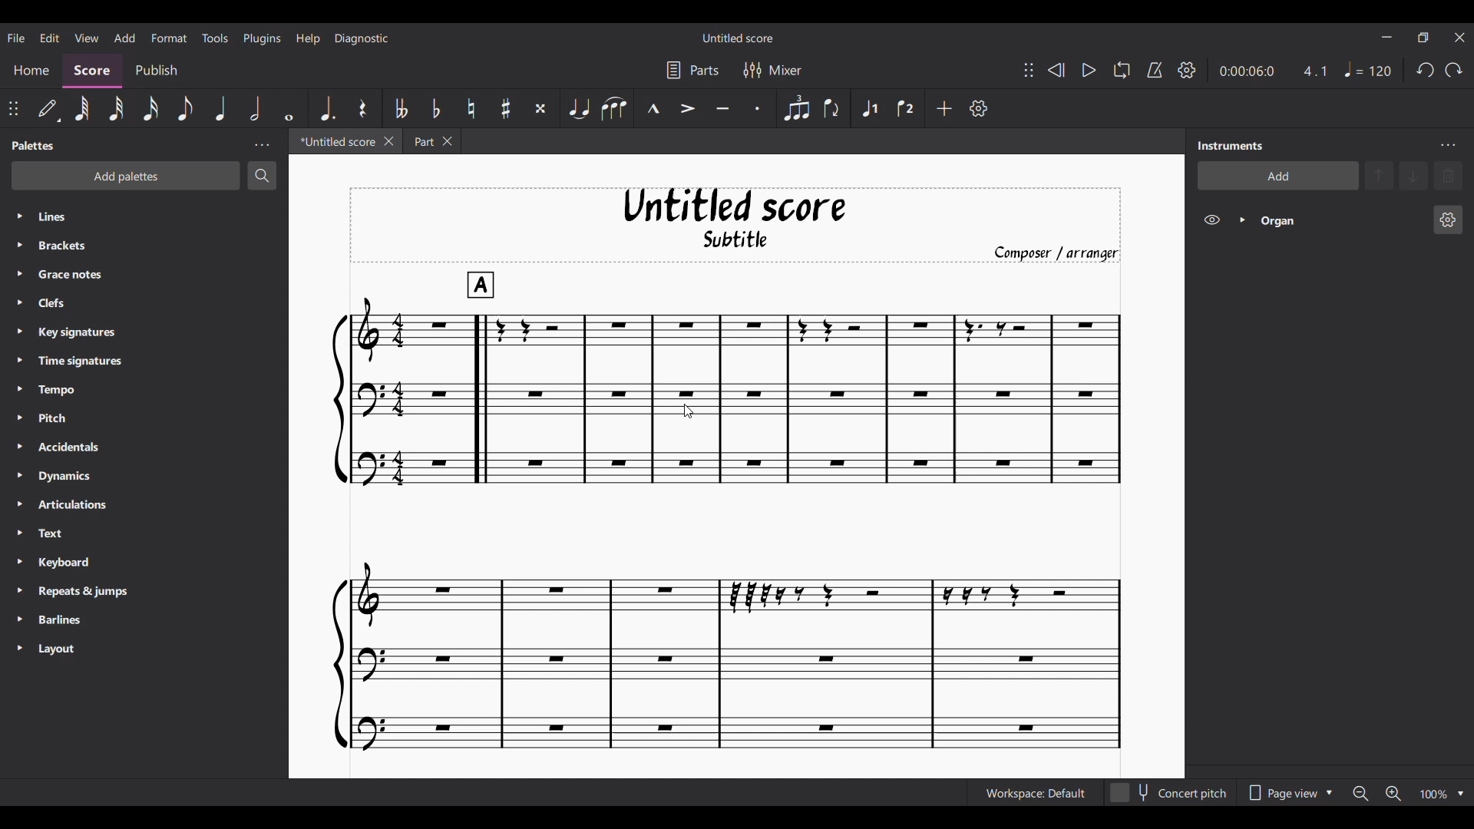 The width and height of the screenshot is (1474, 829). Describe the element at coordinates (184, 108) in the screenshot. I see `8th note` at that location.